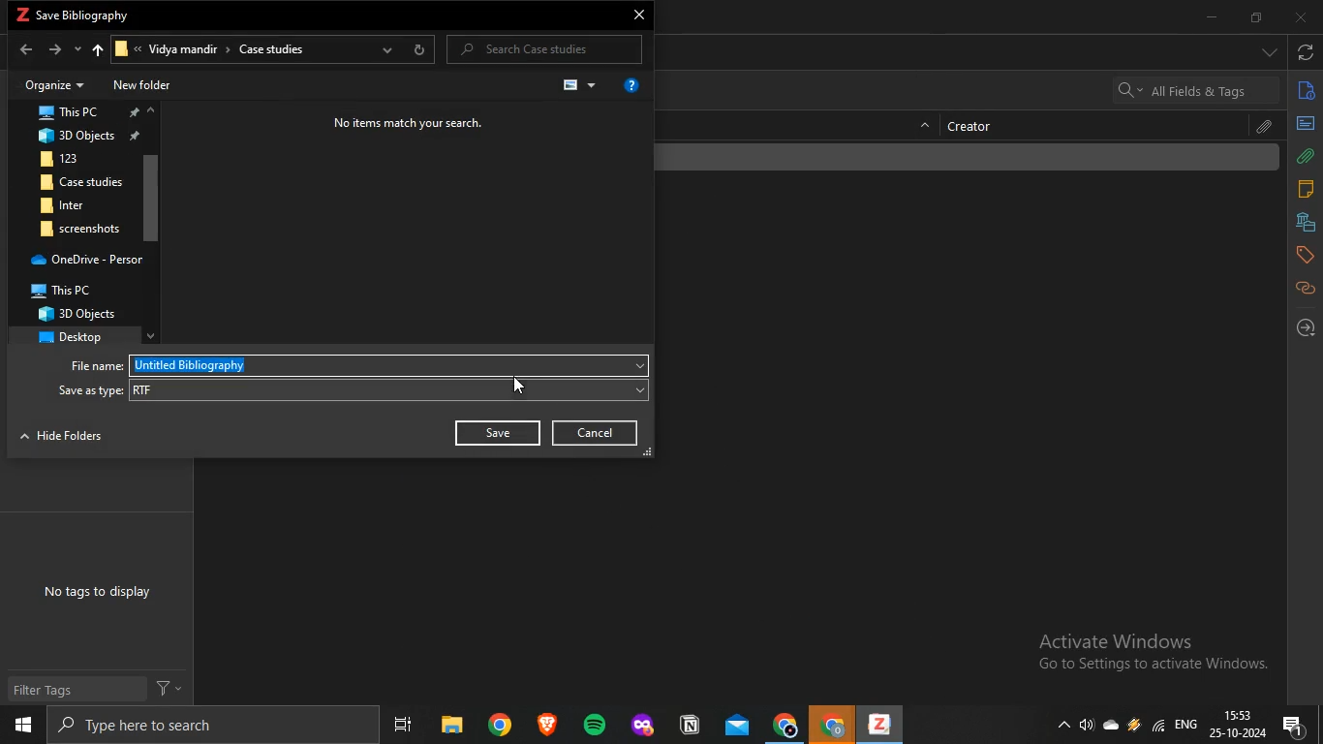 Image resolution: width=1323 pixels, height=744 pixels. Describe the element at coordinates (590, 723) in the screenshot. I see `spotify` at that location.